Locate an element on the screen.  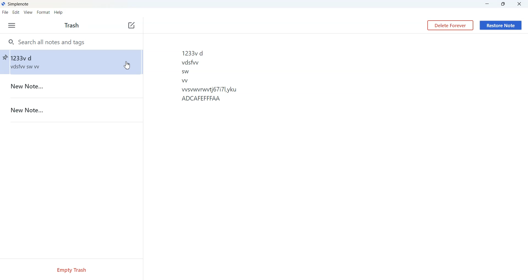
Edit  is located at coordinates (16, 12).